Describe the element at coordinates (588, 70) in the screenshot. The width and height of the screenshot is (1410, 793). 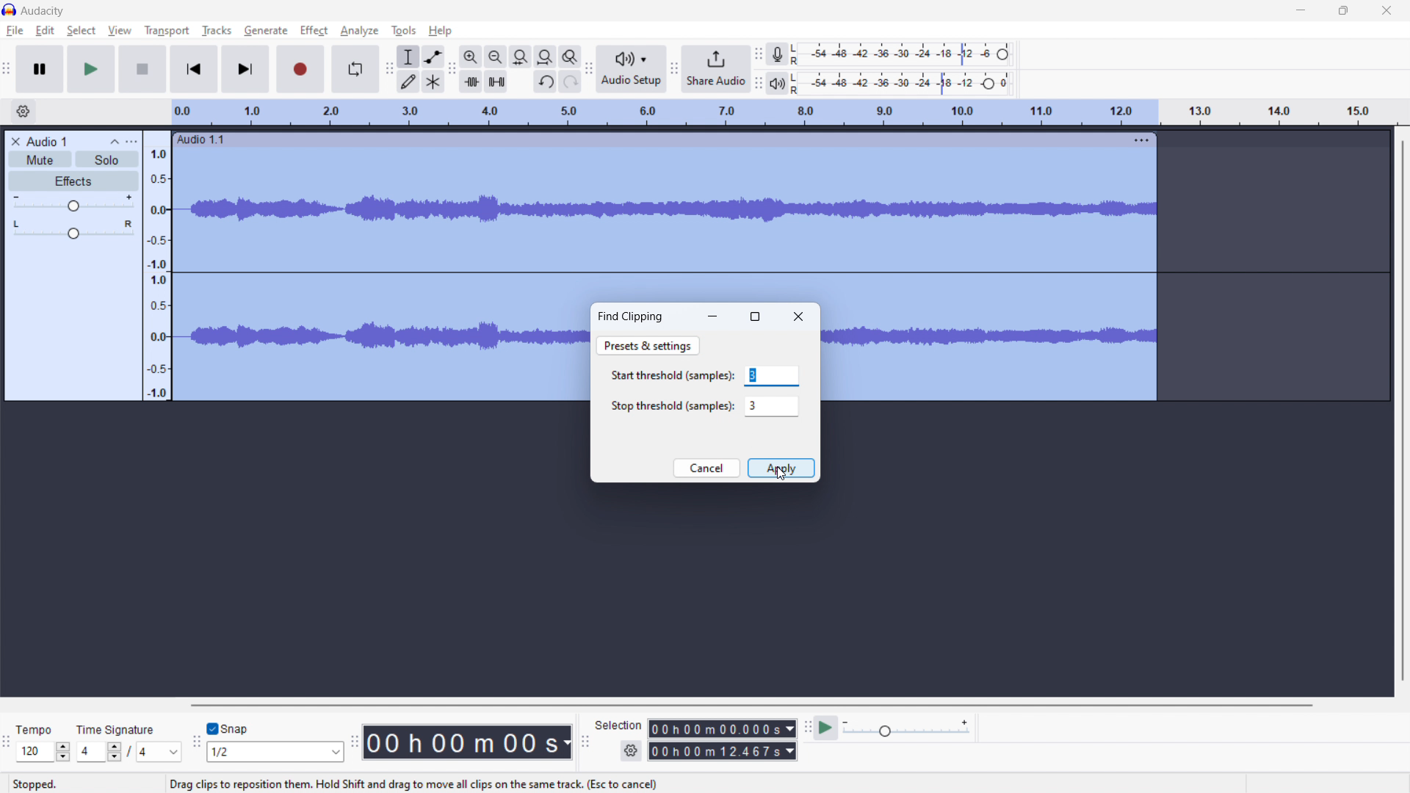
I see `audio setup` at that location.